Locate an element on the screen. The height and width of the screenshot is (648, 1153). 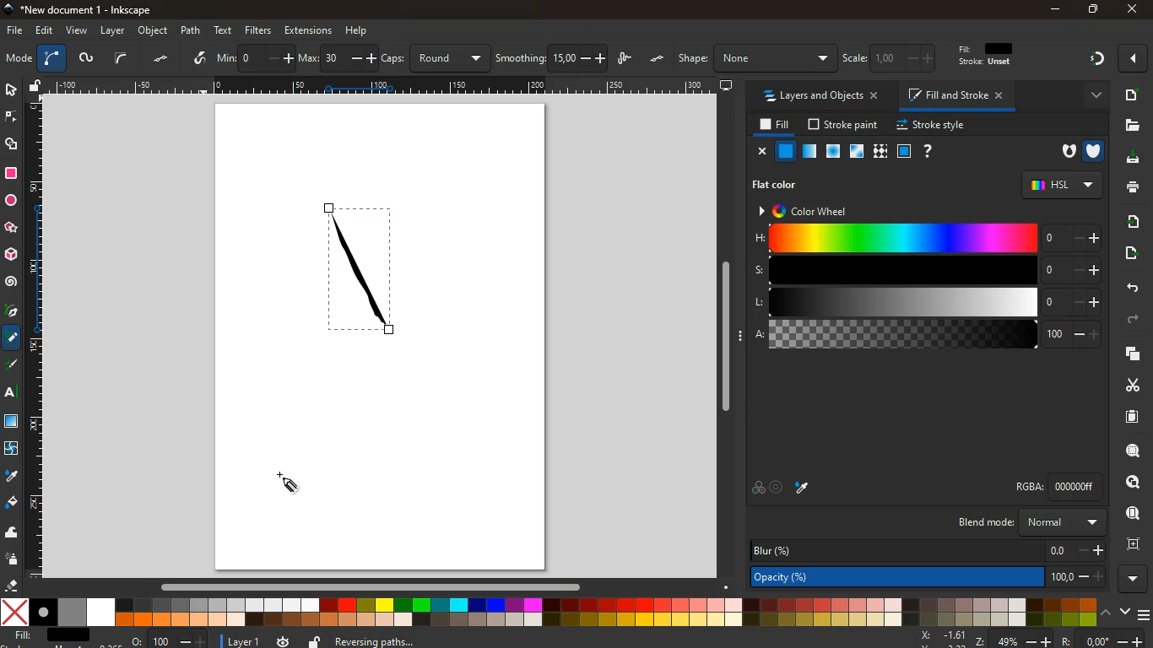
twist is located at coordinates (10, 451).